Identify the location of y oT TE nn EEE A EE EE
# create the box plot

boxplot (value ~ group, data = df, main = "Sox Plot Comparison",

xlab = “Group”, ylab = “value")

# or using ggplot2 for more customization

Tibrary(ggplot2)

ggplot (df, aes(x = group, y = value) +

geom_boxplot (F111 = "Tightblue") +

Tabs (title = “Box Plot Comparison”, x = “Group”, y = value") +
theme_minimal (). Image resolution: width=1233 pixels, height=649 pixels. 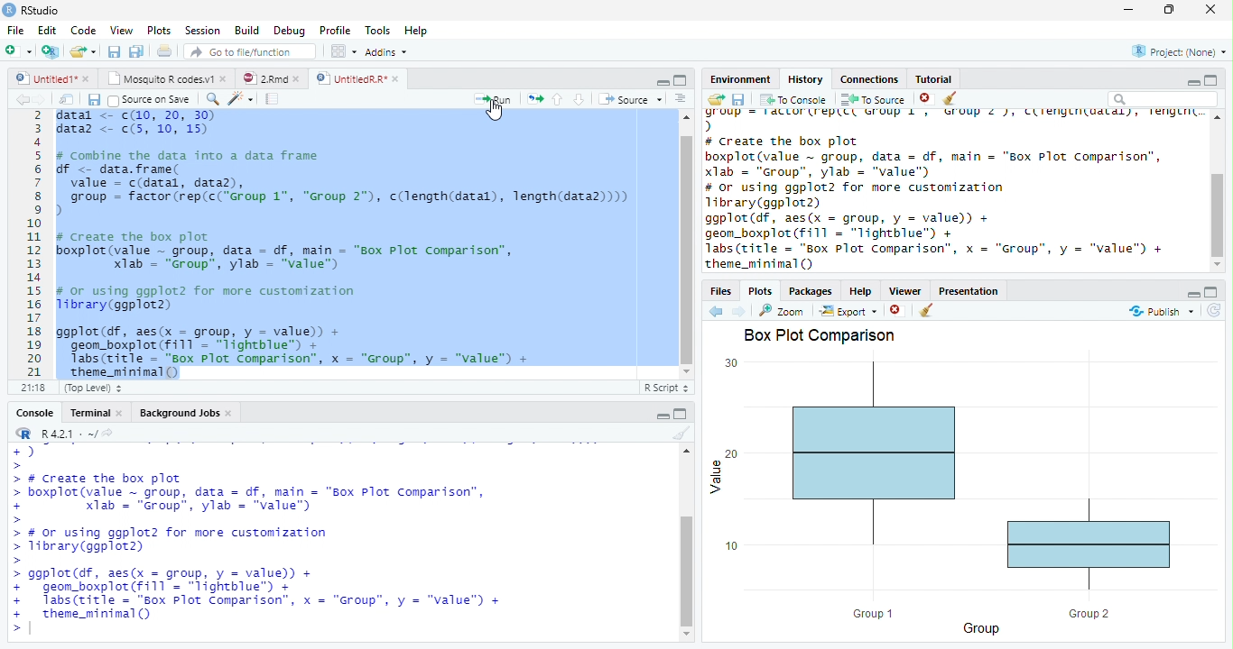
(953, 190).